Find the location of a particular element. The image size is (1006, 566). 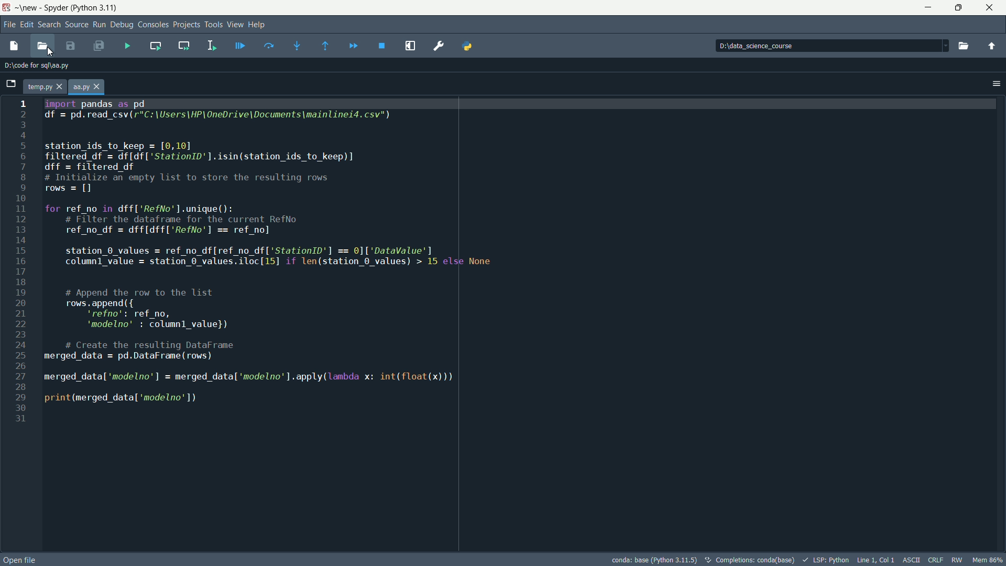

cursor is located at coordinates (50, 51).